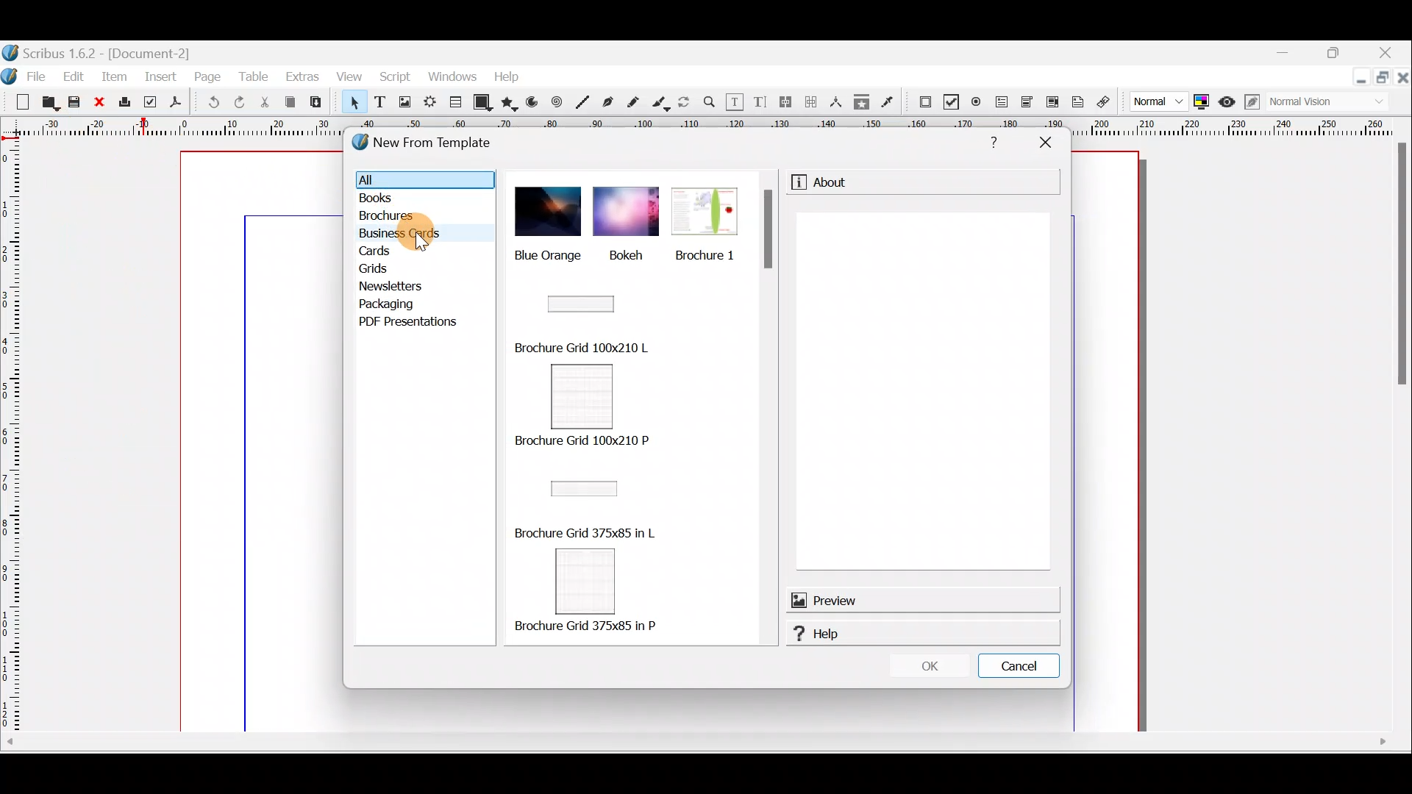 Image resolution: width=1412 pixels, height=794 pixels. I want to click on | | Brochure Grid 375x85 in L, so click(585, 533).